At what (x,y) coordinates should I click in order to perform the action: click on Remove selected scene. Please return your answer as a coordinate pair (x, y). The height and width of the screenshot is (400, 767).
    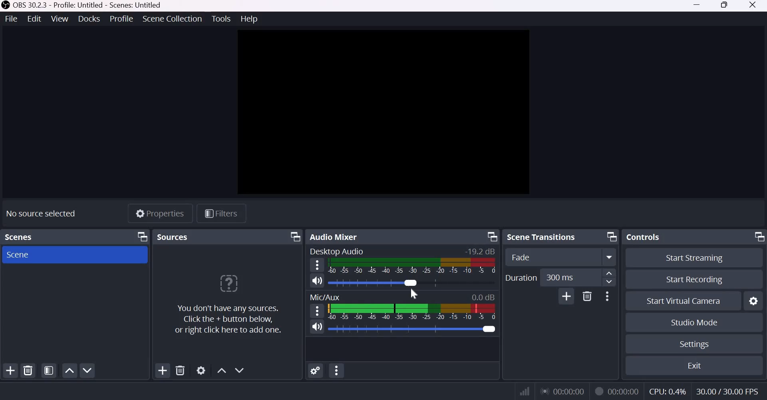
    Looking at the image, I should click on (28, 371).